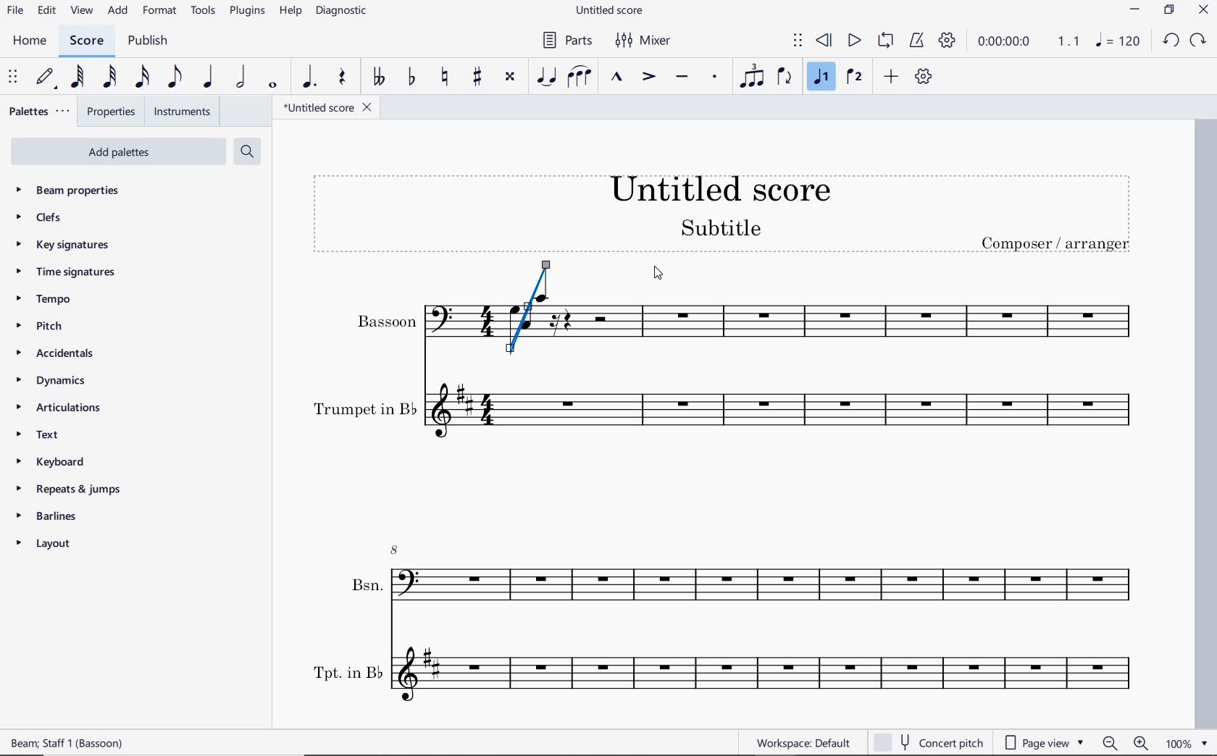 The height and width of the screenshot is (756, 1217). I want to click on Trumpet in B, so click(732, 421).